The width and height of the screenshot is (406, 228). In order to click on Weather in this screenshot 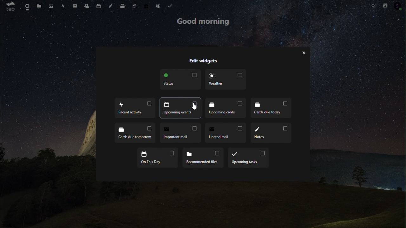, I will do `click(224, 79)`.